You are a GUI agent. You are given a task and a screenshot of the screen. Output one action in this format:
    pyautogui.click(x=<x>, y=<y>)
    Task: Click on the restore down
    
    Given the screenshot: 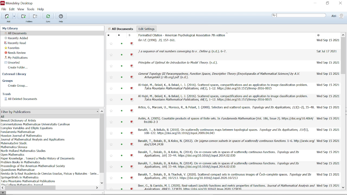 What is the action you would take?
    pyautogui.click(x=327, y=3)
    